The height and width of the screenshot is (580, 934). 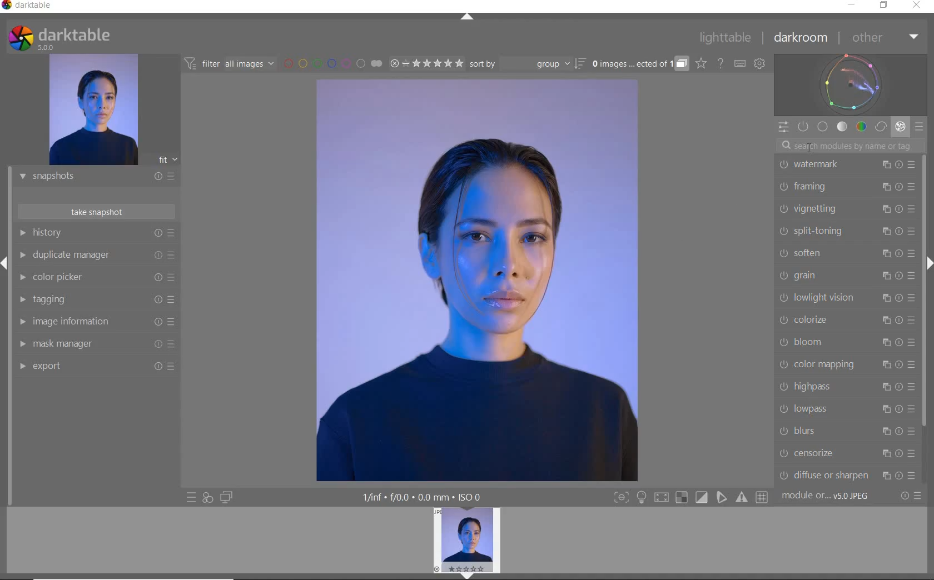 I want to click on Cursor, so click(x=809, y=147).